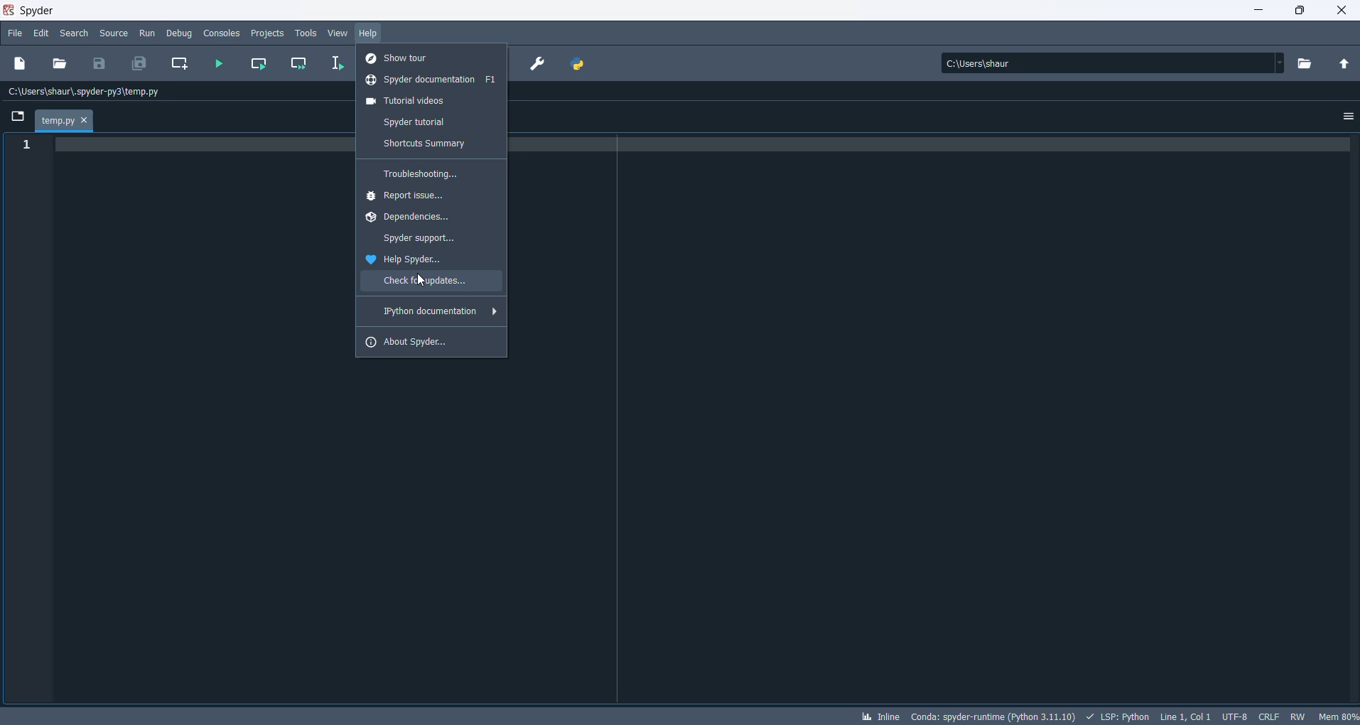 The image size is (1360, 725). What do you see at coordinates (430, 283) in the screenshot?
I see `check for updates` at bounding box center [430, 283].